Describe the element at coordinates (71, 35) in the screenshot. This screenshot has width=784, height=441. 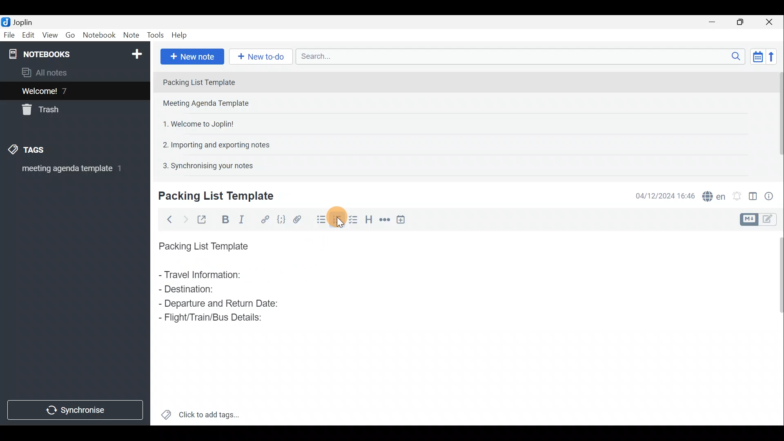
I see `Go` at that location.